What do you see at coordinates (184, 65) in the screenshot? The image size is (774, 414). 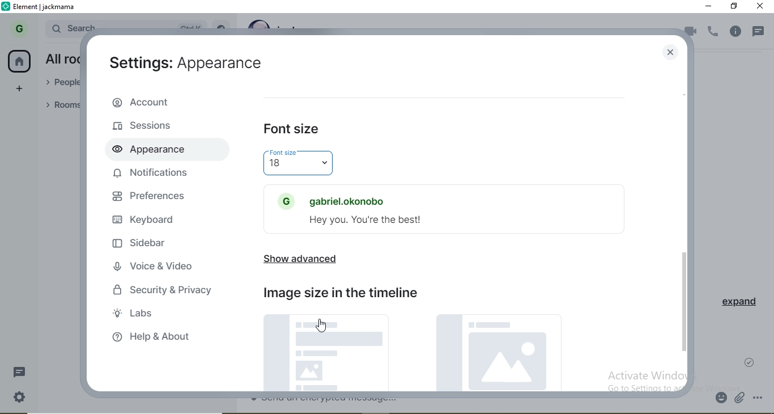 I see `aettings appearance` at bounding box center [184, 65].